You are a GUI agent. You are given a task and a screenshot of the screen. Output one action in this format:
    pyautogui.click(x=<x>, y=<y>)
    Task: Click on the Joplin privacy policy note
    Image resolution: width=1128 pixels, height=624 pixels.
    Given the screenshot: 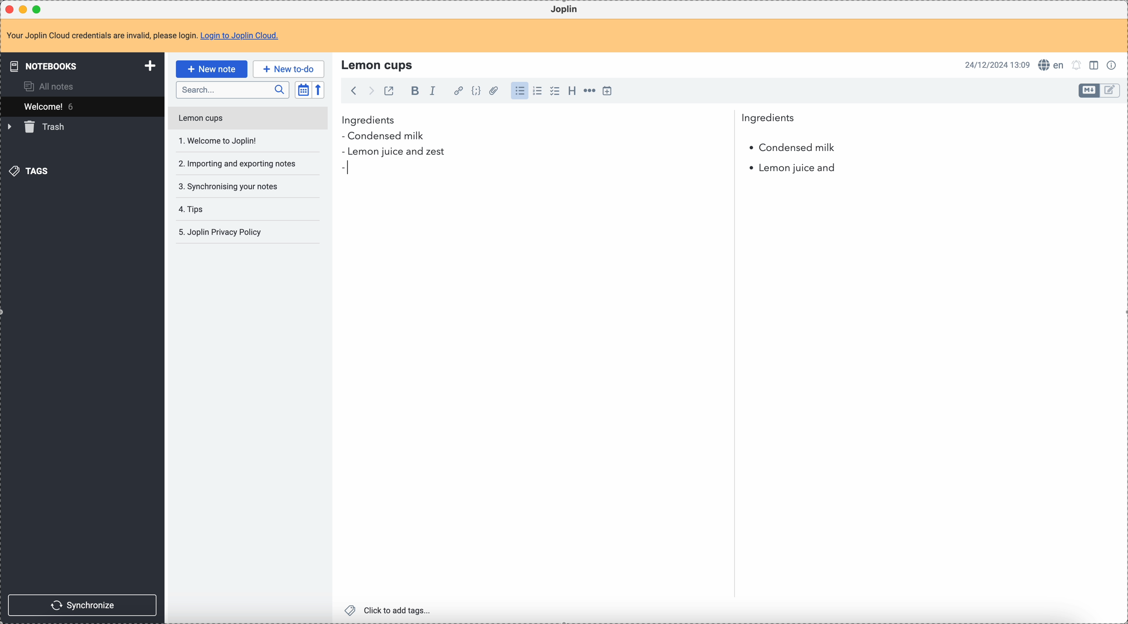 What is the action you would take?
    pyautogui.click(x=222, y=232)
    